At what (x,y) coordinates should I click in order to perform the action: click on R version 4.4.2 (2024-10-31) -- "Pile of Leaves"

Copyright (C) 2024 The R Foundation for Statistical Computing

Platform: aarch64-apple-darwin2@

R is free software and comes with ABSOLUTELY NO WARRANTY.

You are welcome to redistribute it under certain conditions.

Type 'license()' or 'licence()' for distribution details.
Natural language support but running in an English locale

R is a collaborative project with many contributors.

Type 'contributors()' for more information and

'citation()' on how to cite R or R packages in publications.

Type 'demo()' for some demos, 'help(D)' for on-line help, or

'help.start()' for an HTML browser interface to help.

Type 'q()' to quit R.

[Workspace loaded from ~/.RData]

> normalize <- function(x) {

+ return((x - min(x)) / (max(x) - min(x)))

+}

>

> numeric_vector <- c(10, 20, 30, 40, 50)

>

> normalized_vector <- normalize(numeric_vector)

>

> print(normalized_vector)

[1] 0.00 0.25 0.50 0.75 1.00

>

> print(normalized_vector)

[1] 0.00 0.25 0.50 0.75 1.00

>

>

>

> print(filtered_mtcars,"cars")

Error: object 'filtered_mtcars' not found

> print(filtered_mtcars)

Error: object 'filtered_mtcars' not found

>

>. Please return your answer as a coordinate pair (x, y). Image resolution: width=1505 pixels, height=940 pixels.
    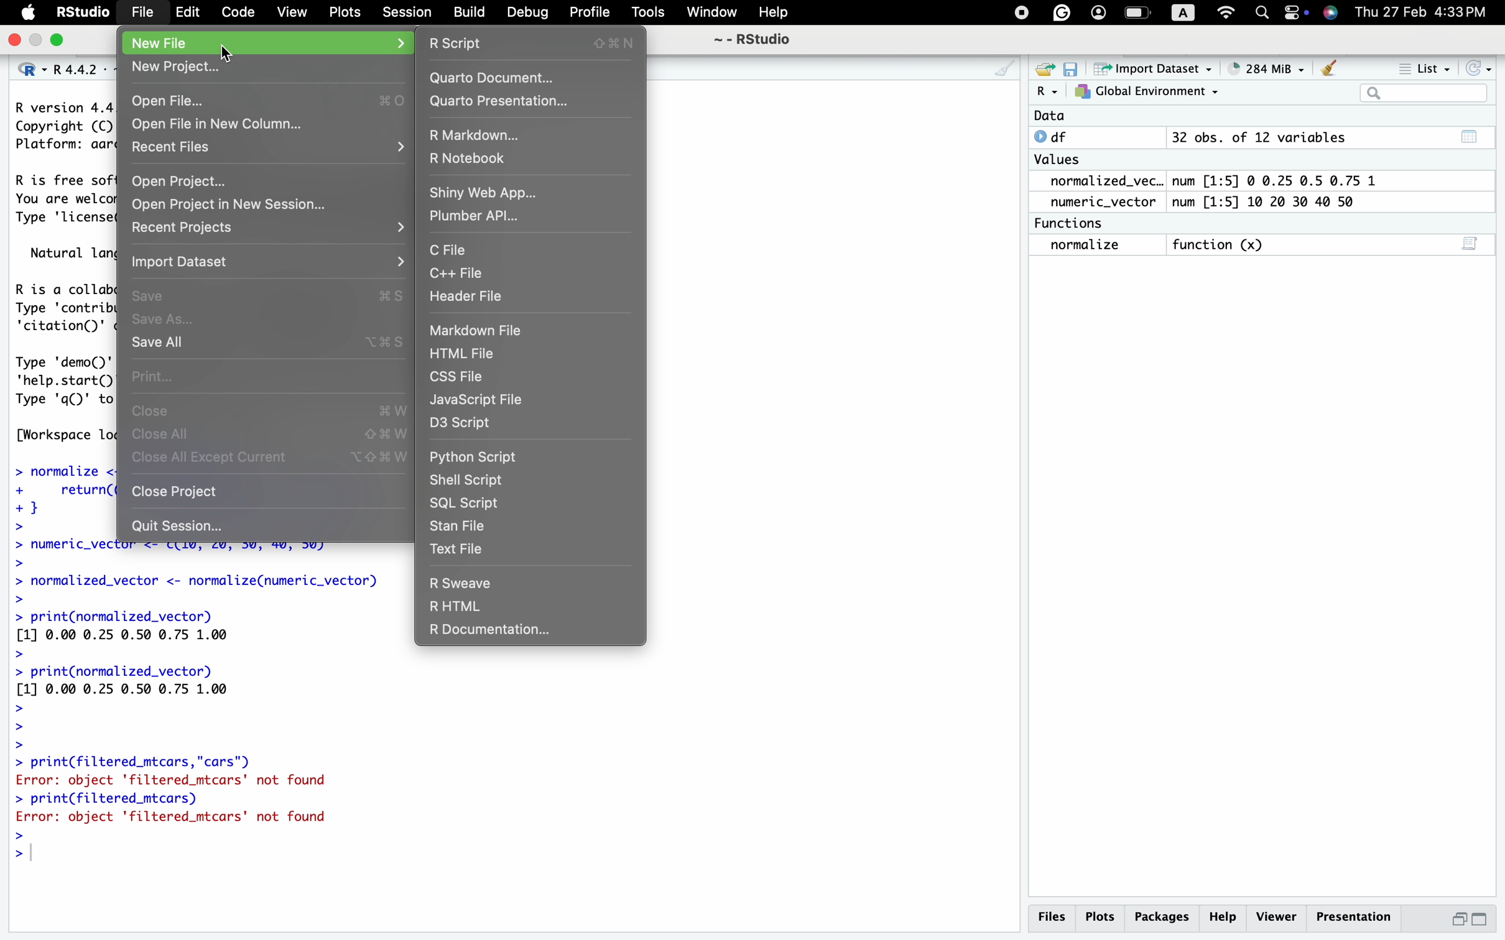
    Looking at the image, I should click on (192, 707).